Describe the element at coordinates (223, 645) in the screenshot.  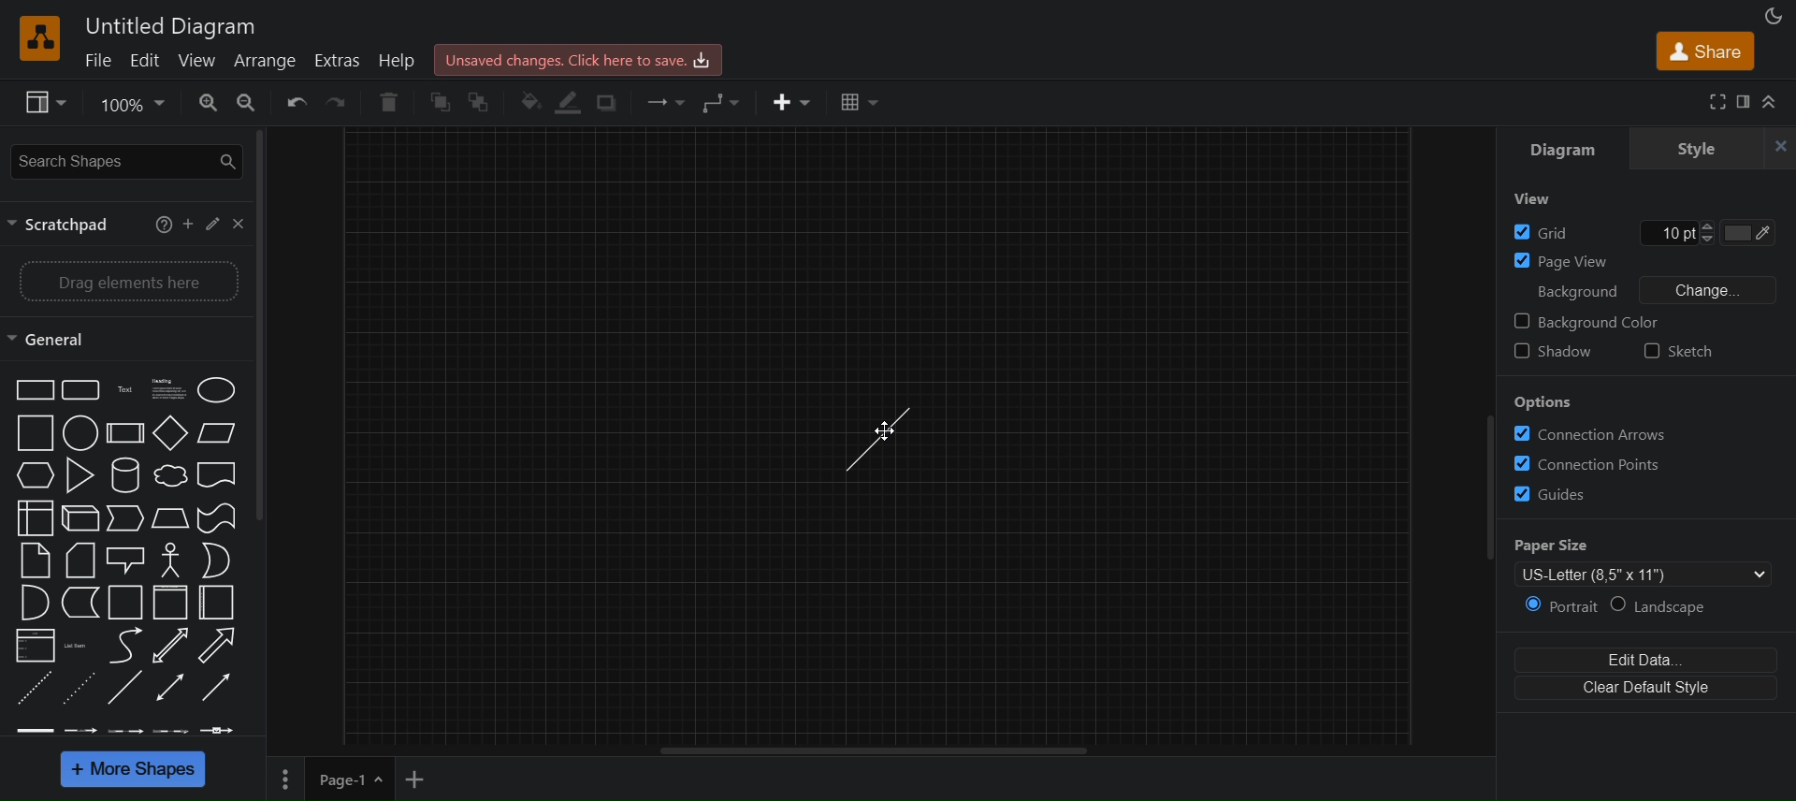
I see `Arrow` at that location.